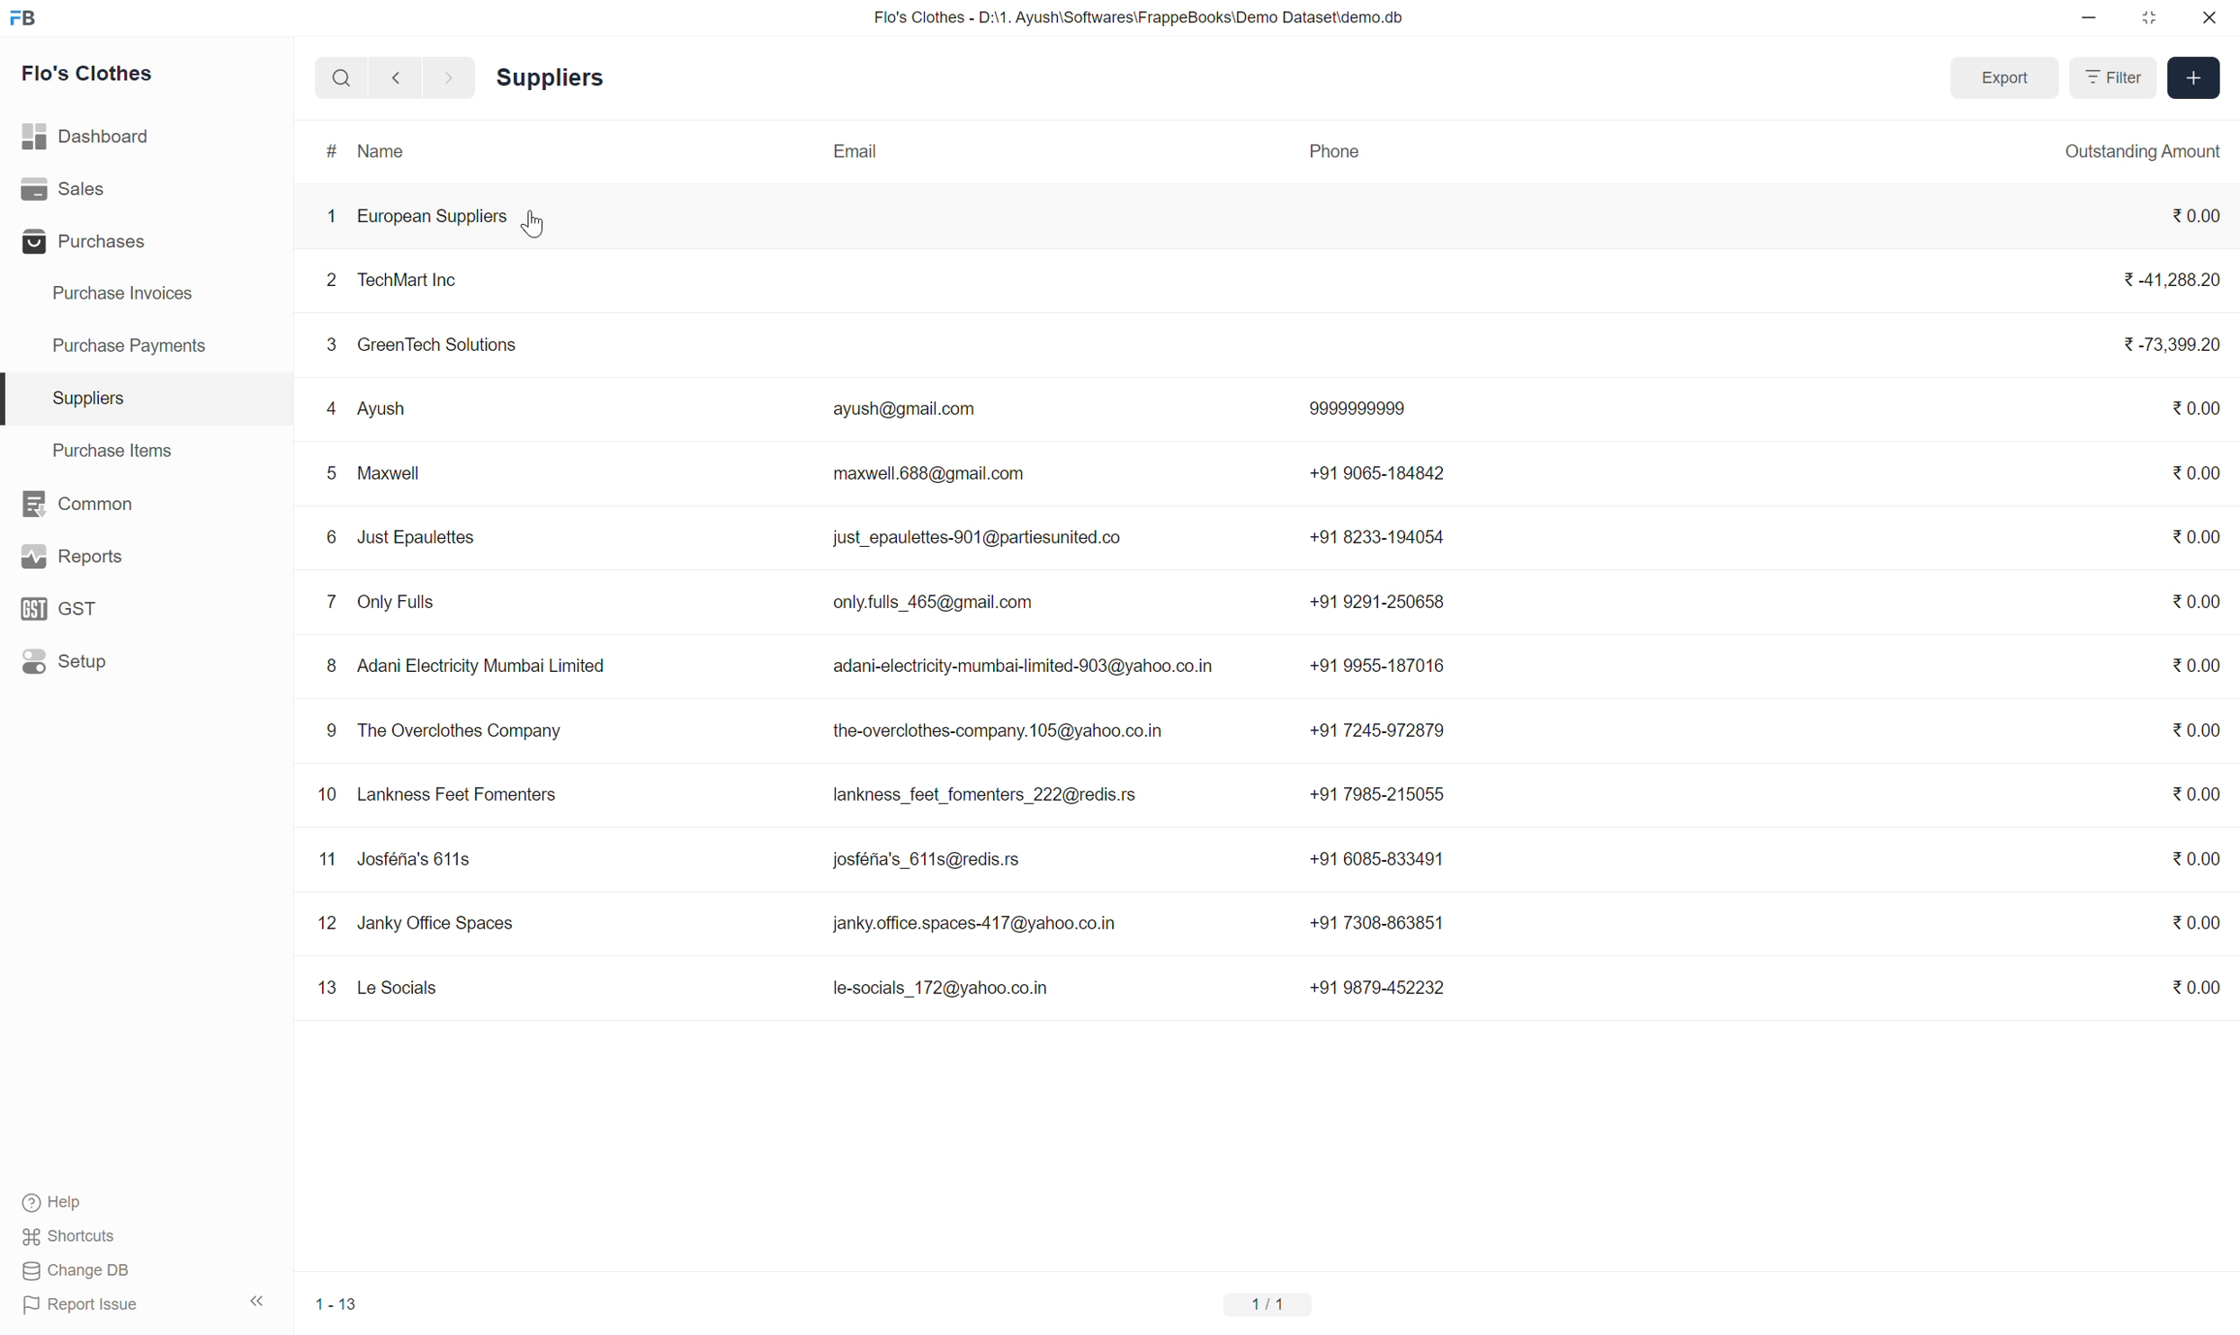 Image resolution: width=2240 pixels, height=1335 pixels. I want to click on European Suppliers , so click(430, 217).